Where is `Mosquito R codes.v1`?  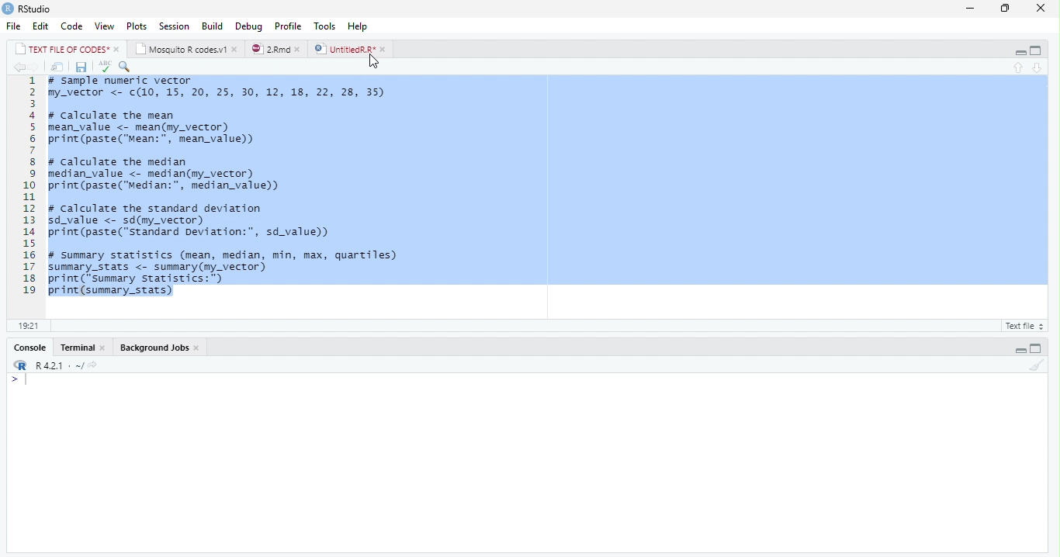 Mosquito R codes.v1 is located at coordinates (182, 50).